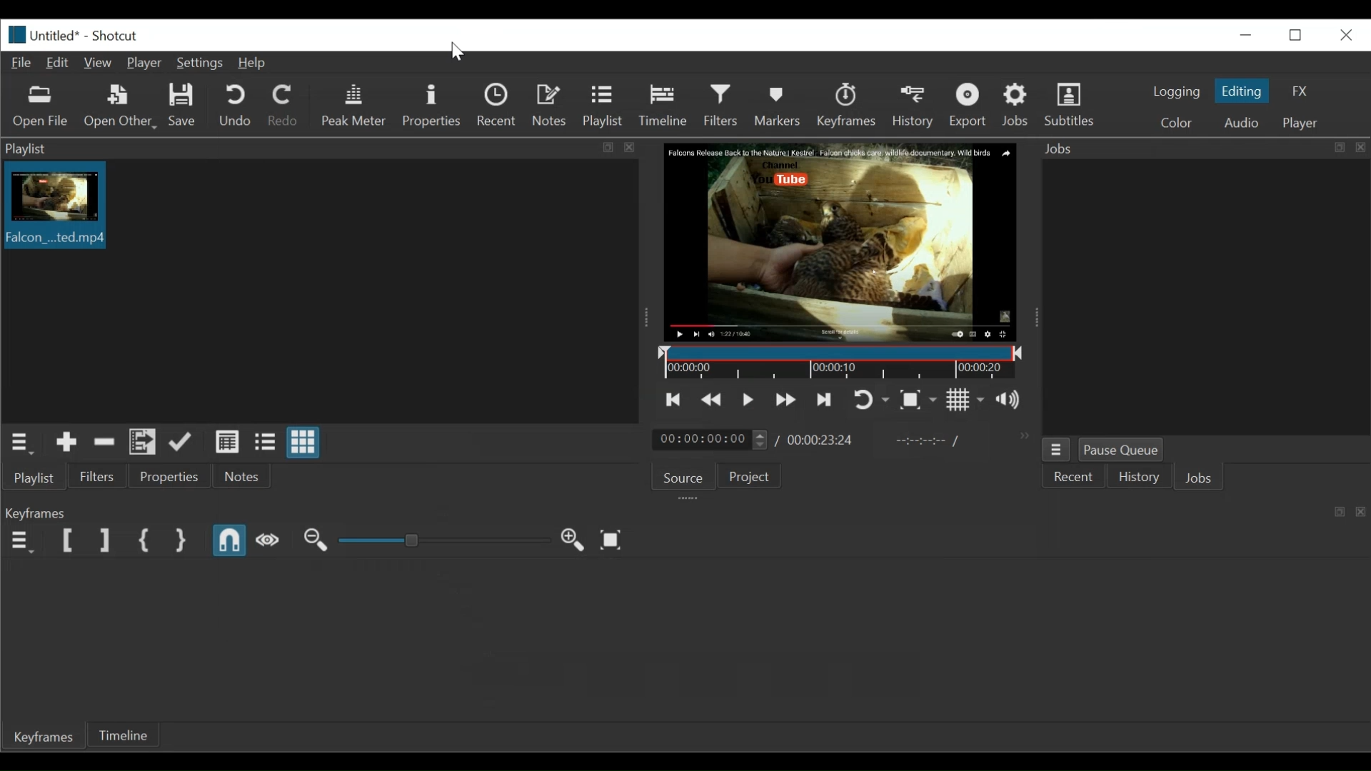  I want to click on Subtitles, so click(1070, 106).